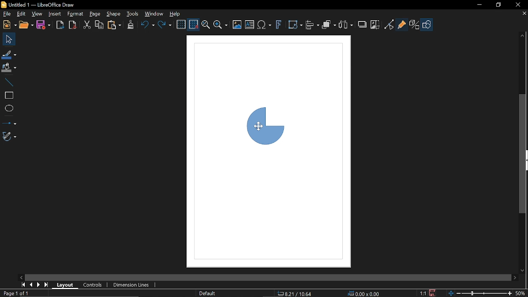 This screenshot has width=528, height=297. What do you see at coordinates (147, 26) in the screenshot?
I see `Undo` at bounding box center [147, 26].